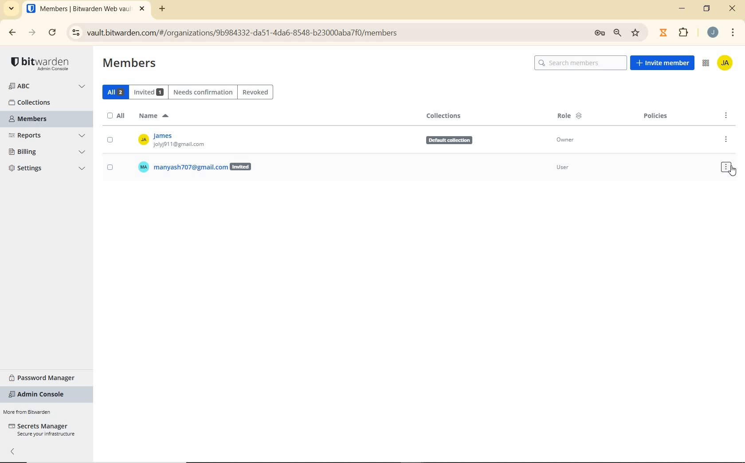 This screenshot has width=745, height=463. Describe the element at coordinates (663, 63) in the screenshot. I see `INVITE MEMBER` at that location.